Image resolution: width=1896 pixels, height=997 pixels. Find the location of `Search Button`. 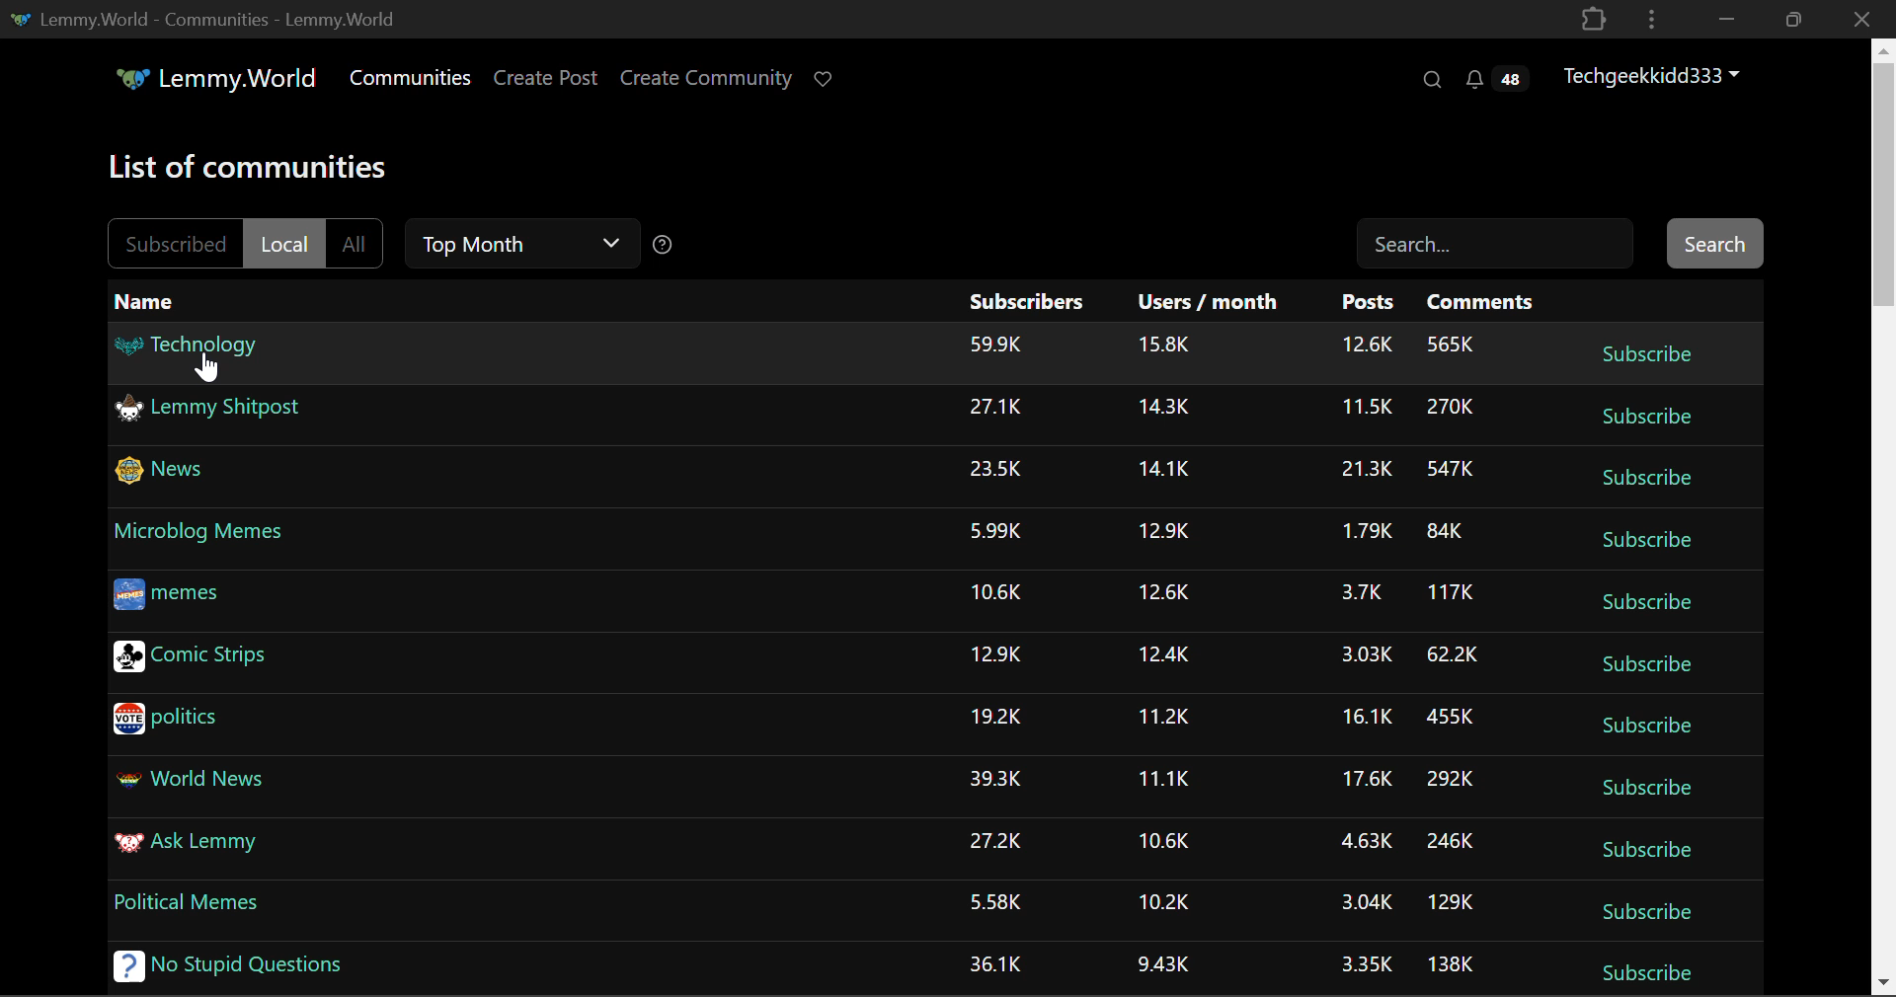

Search Button is located at coordinates (1717, 243).